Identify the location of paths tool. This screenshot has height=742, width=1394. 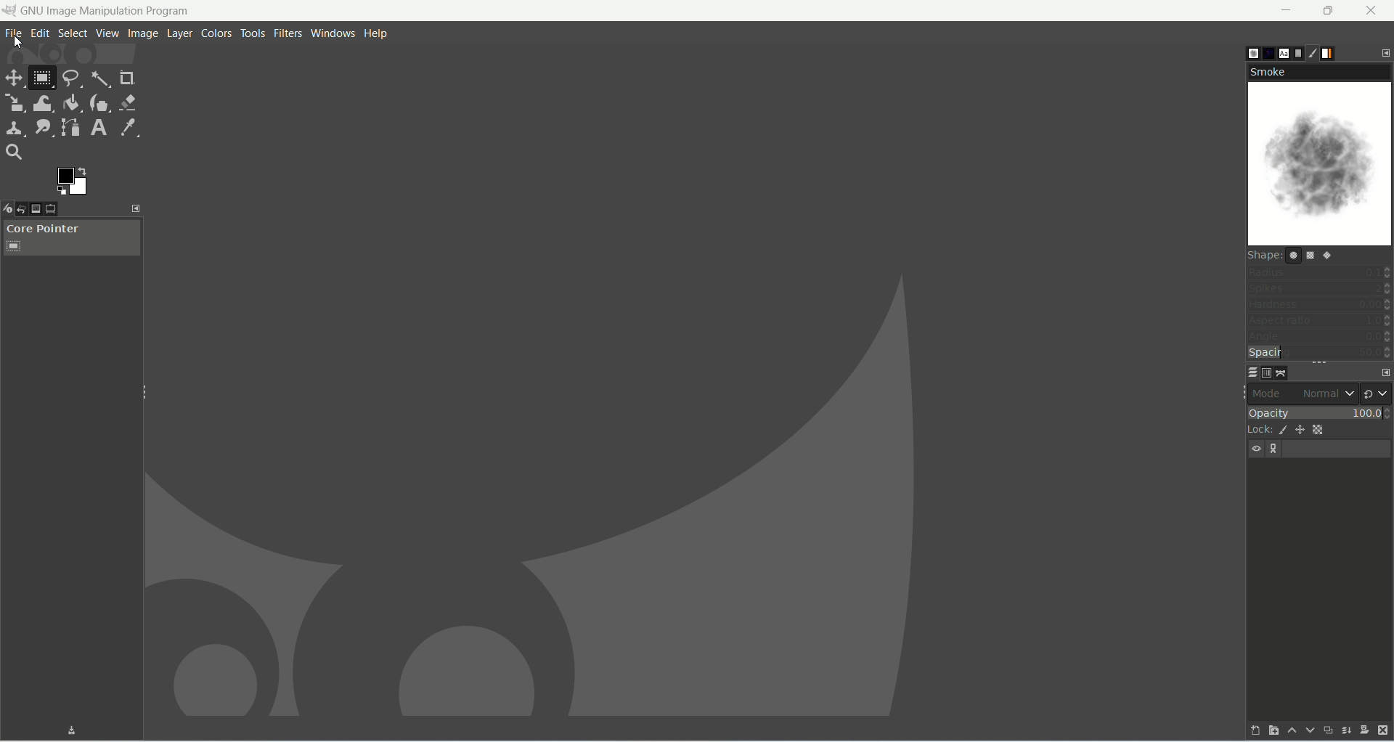
(70, 128).